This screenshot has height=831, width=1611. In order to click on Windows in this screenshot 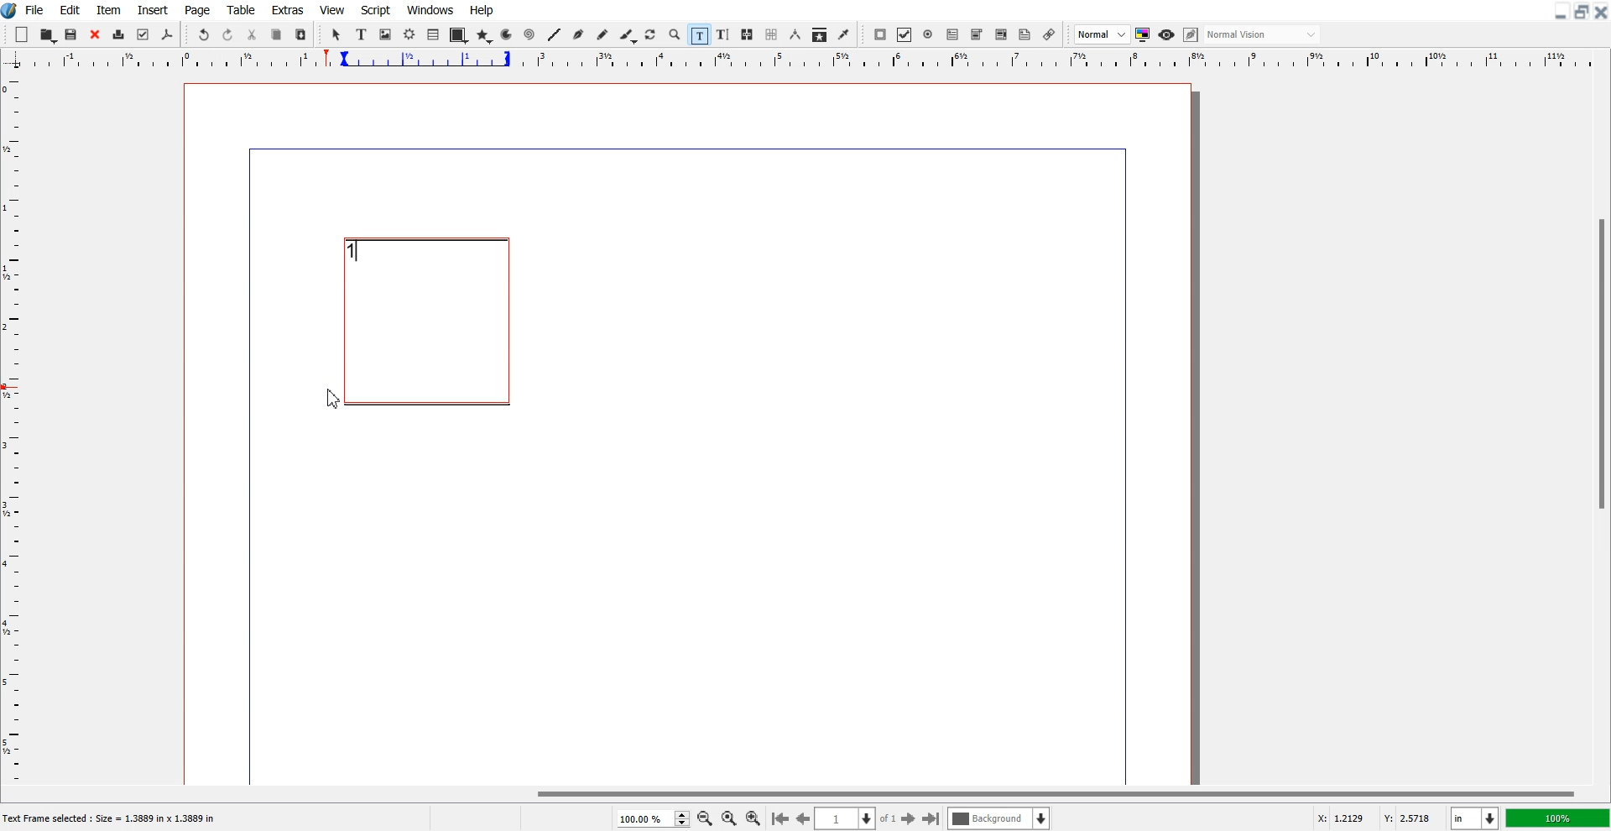, I will do `click(431, 9)`.